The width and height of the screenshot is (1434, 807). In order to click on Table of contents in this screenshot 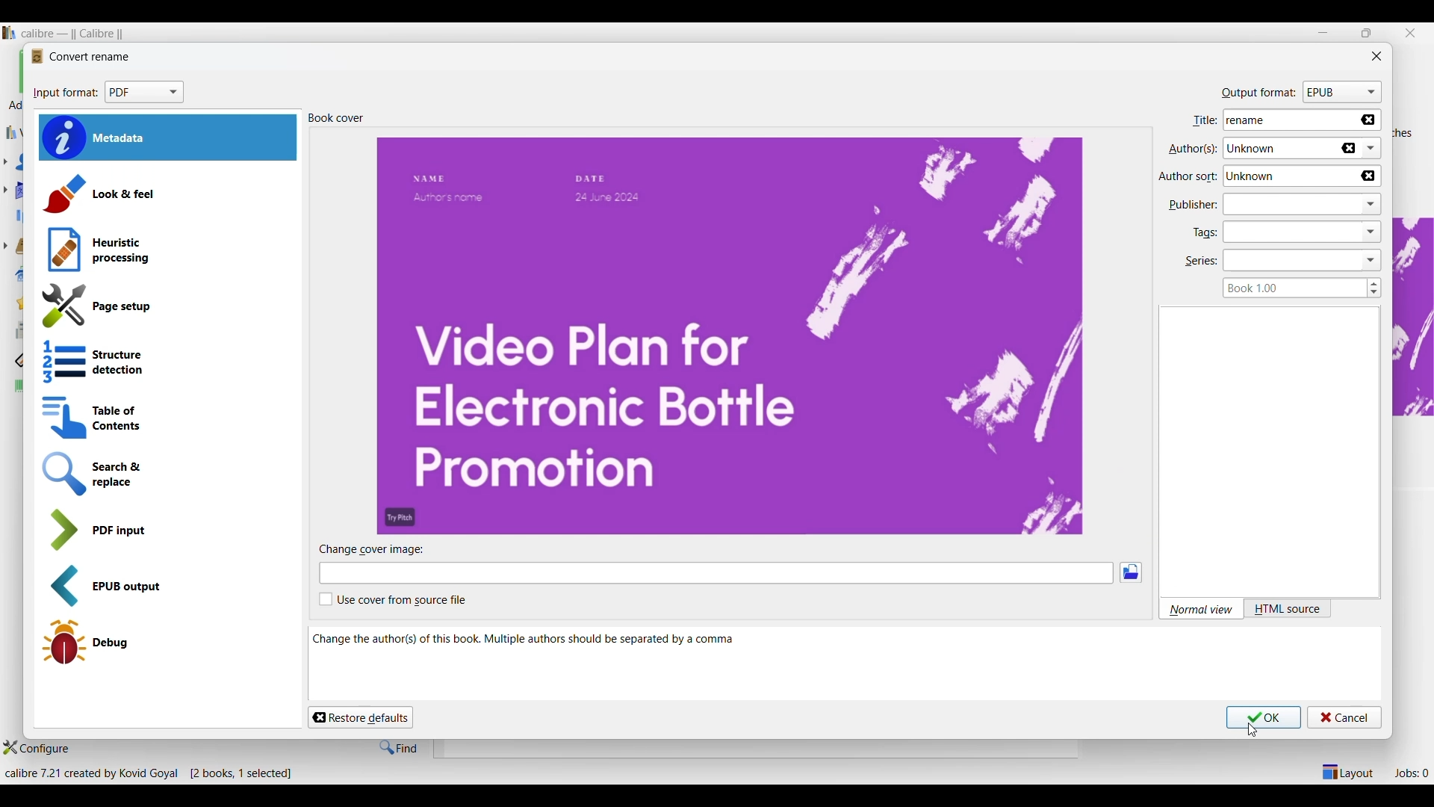, I will do `click(162, 417)`.